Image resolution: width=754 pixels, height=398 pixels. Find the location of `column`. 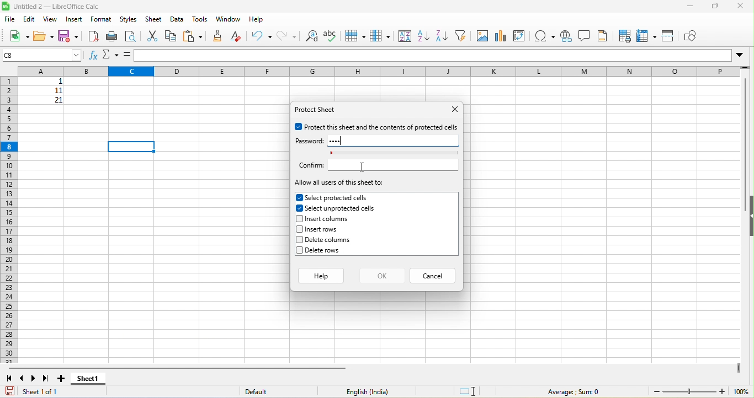

column is located at coordinates (380, 35).